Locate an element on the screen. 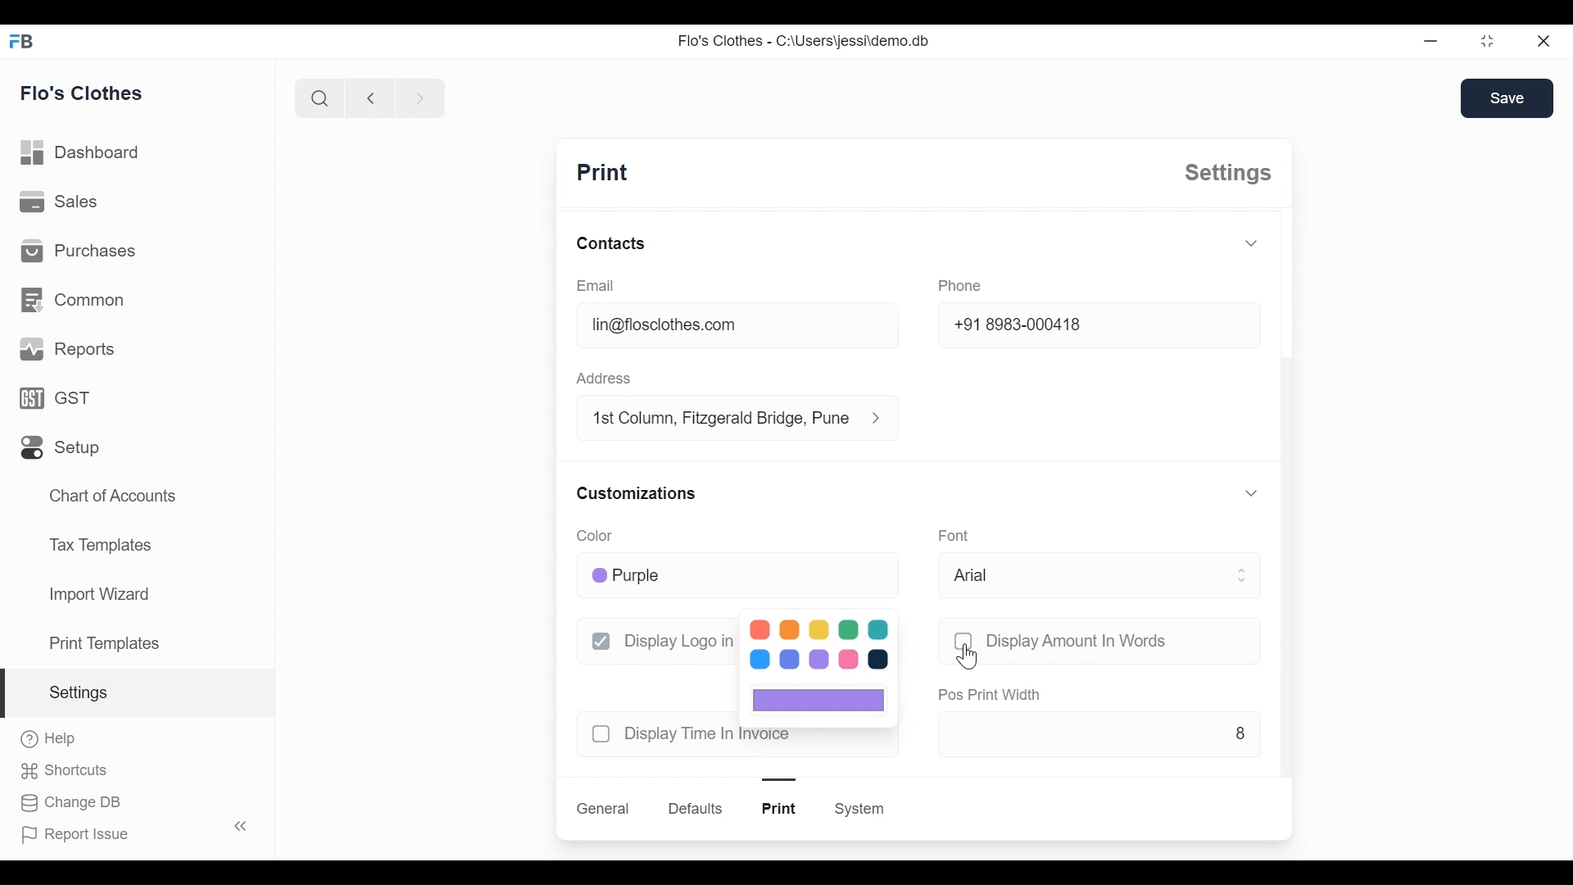 This screenshot has width=1573, height=885. color 9 is located at coordinates (850, 660).